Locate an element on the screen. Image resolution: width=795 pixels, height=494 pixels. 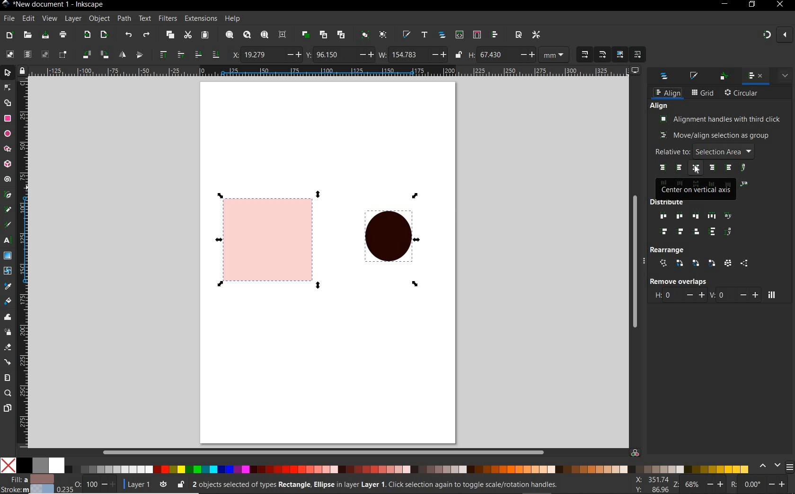
EVEN HORIZONTAL GAPS is located at coordinates (712, 216).